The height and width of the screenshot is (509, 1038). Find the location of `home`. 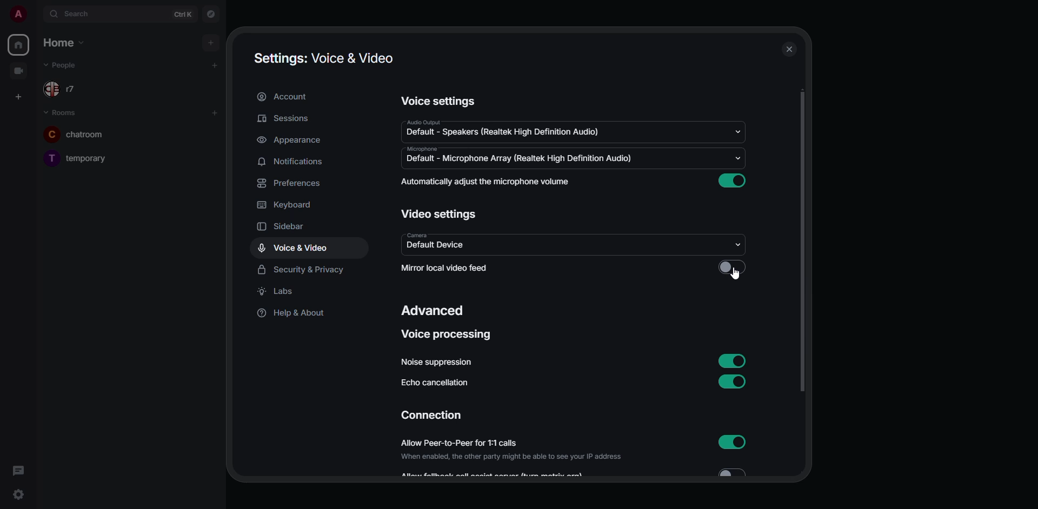

home is located at coordinates (19, 44).